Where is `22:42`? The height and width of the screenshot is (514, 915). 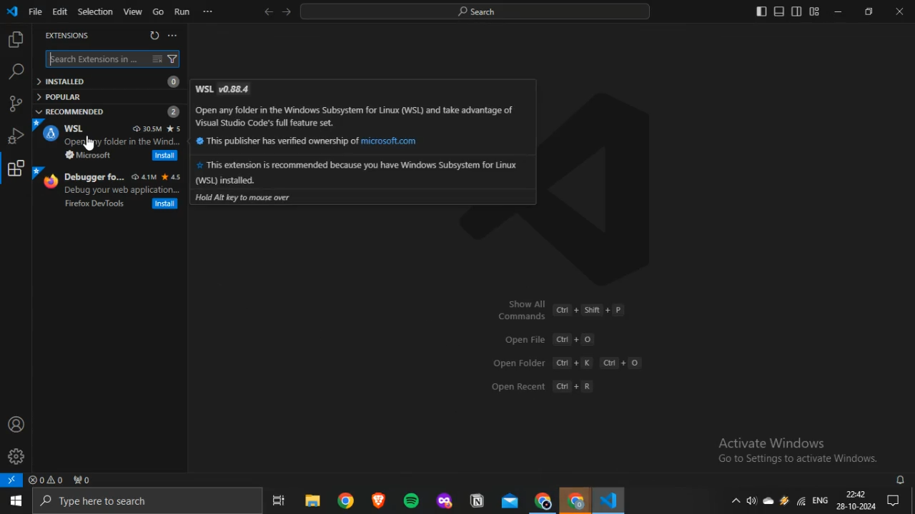
22:42 is located at coordinates (855, 493).